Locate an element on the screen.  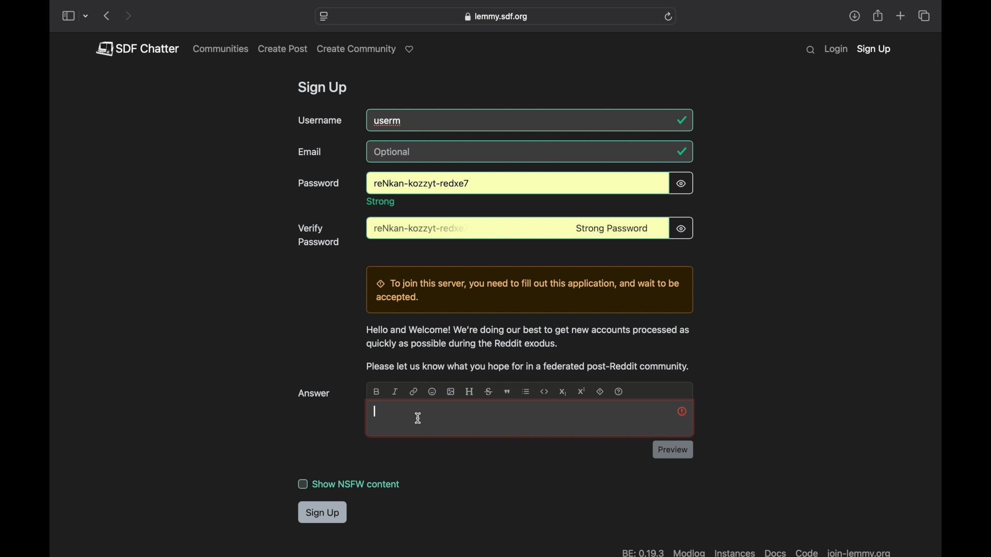
show tab overview is located at coordinates (923, 16).